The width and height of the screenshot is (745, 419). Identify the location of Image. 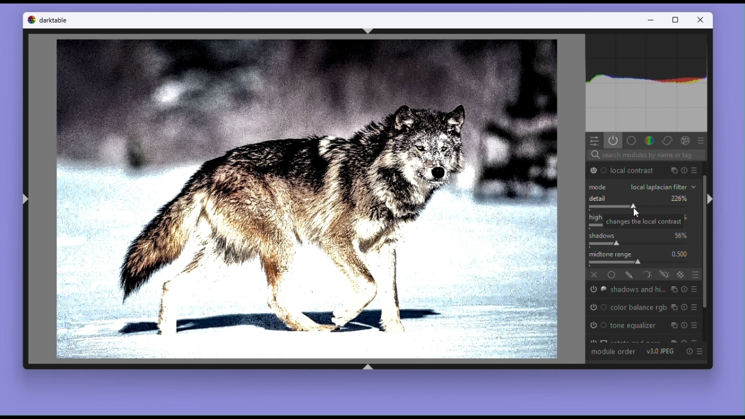
(307, 198).